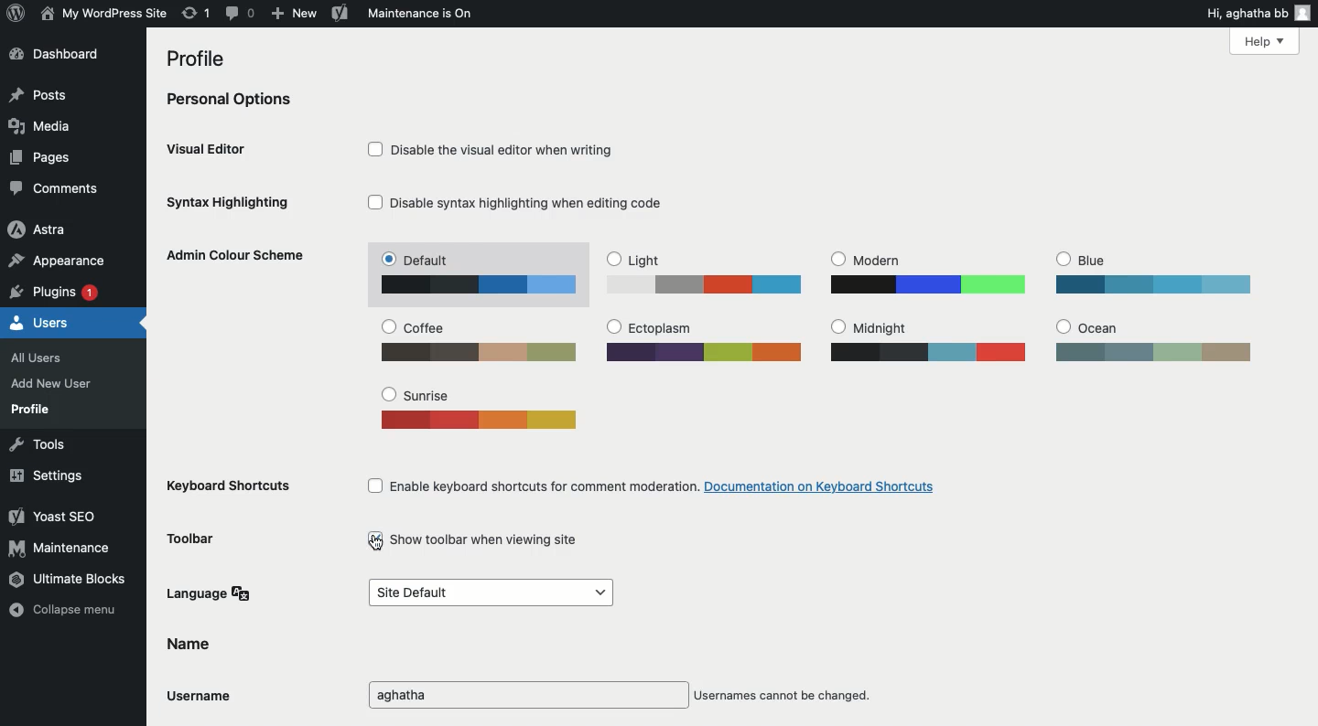 This screenshot has height=726, width=1318. Describe the element at coordinates (42, 358) in the screenshot. I see `All users` at that location.